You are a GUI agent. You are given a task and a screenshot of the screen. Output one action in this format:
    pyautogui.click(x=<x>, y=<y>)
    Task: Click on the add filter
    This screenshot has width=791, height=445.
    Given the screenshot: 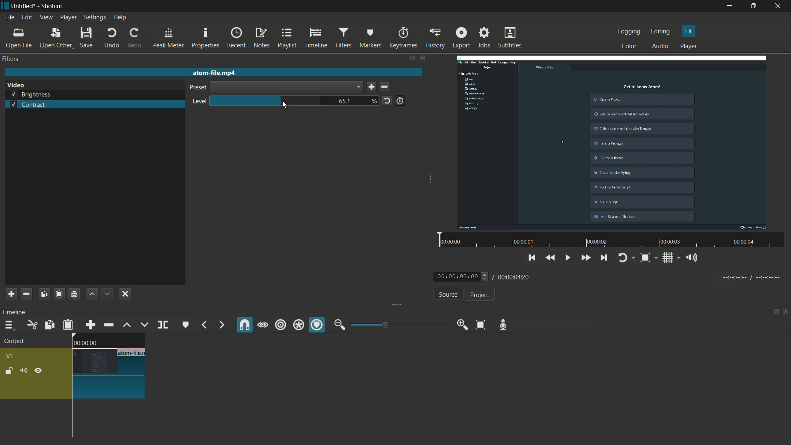 What is the action you would take?
    pyautogui.click(x=11, y=294)
    